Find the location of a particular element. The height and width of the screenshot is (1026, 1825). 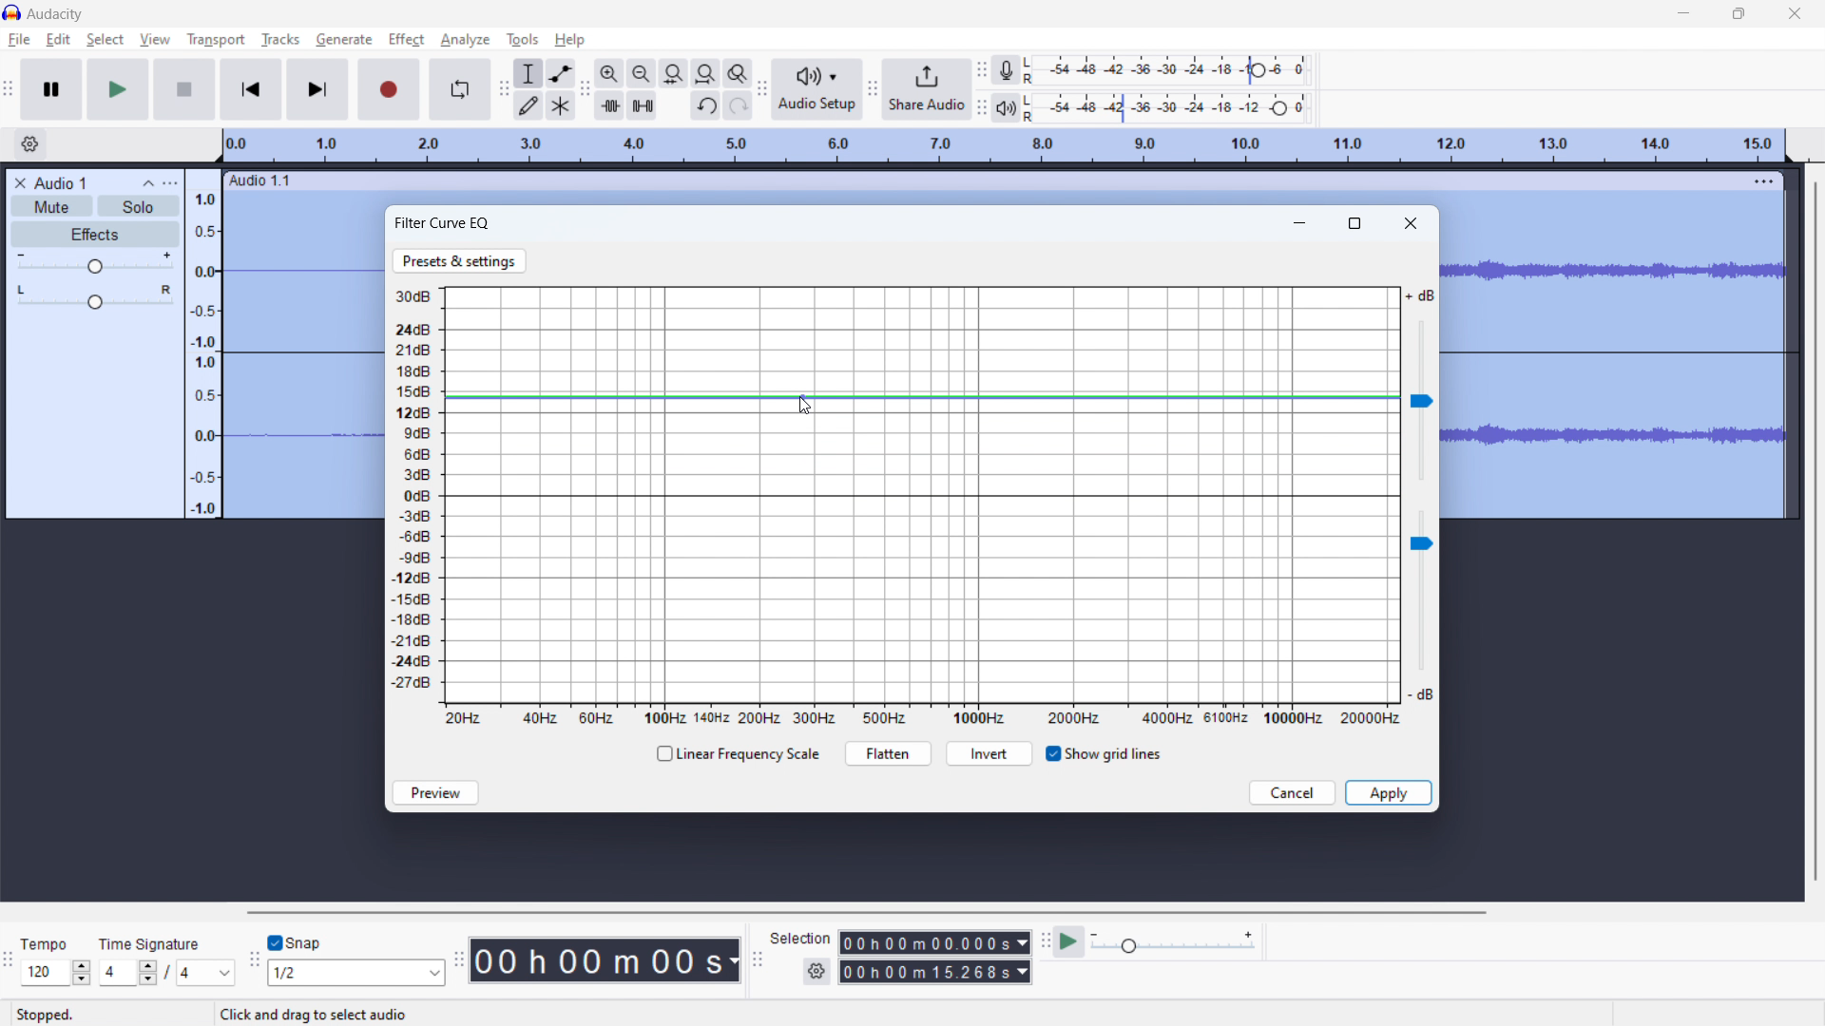

fit selection to width is located at coordinates (673, 73).